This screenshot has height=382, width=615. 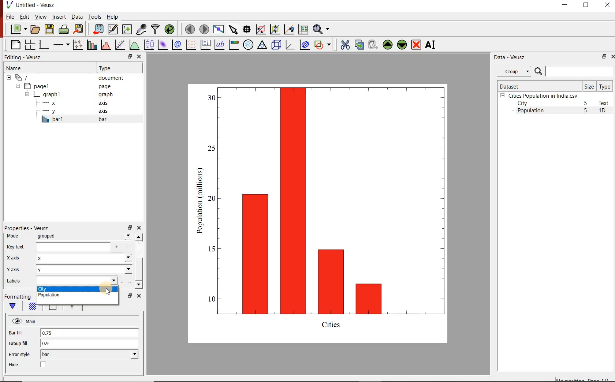 What do you see at coordinates (248, 44) in the screenshot?
I see `polar graph` at bounding box center [248, 44].